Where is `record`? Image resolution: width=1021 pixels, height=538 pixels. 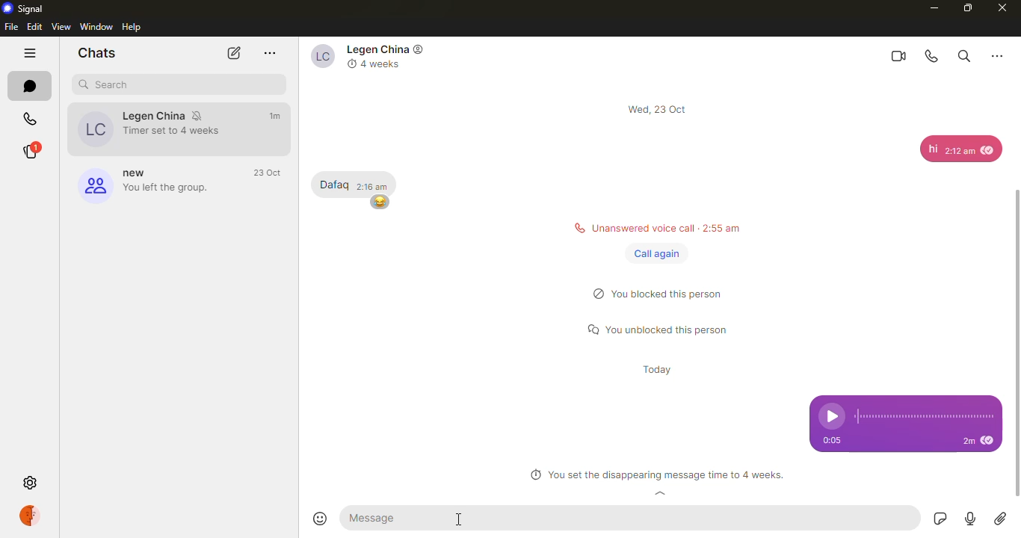
record is located at coordinates (968, 519).